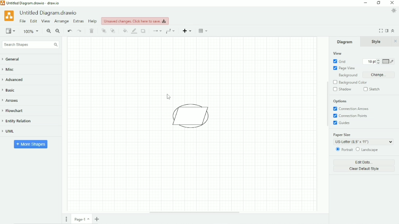 The height and width of the screenshot is (224, 399). What do you see at coordinates (379, 3) in the screenshot?
I see `Restore down` at bounding box center [379, 3].